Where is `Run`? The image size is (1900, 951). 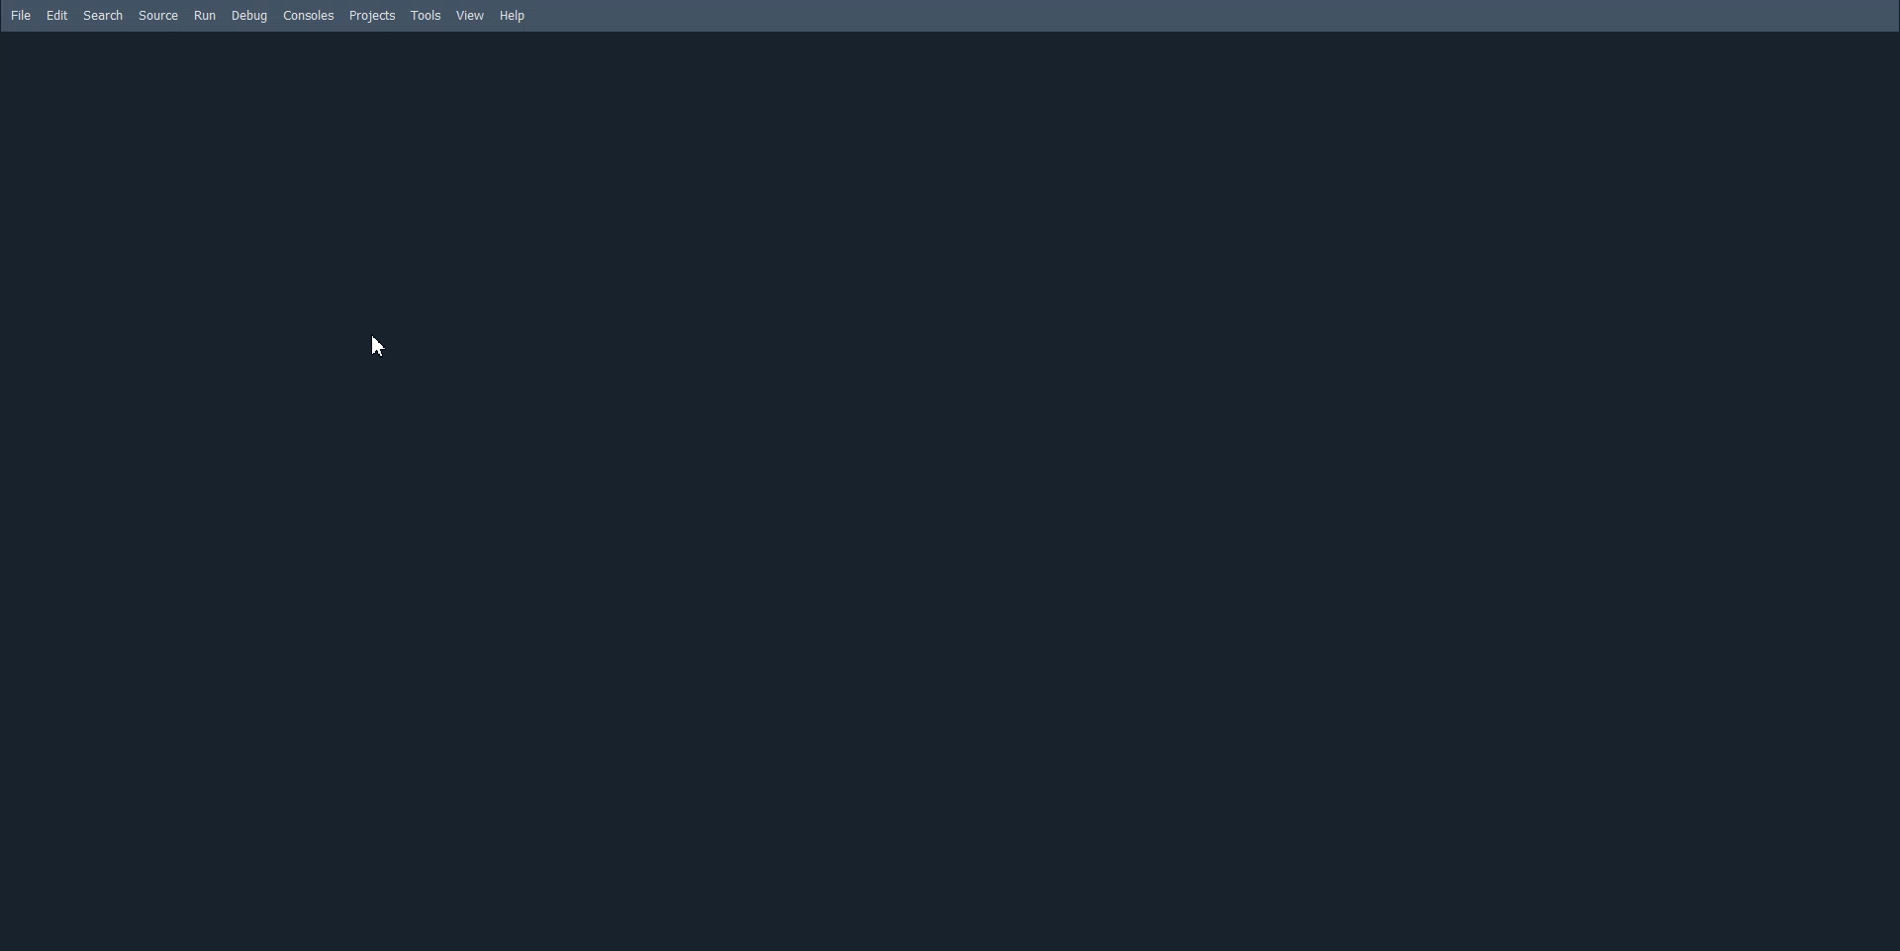 Run is located at coordinates (205, 15).